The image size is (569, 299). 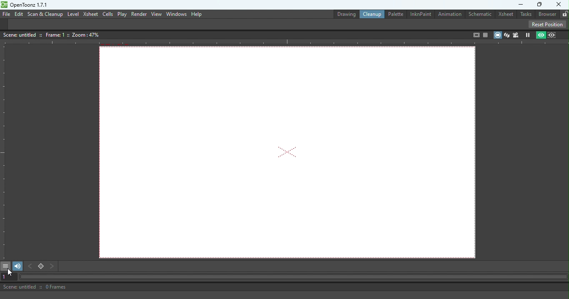 What do you see at coordinates (549, 24) in the screenshot?
I see `Reset position` at bounding box center [549, 24].